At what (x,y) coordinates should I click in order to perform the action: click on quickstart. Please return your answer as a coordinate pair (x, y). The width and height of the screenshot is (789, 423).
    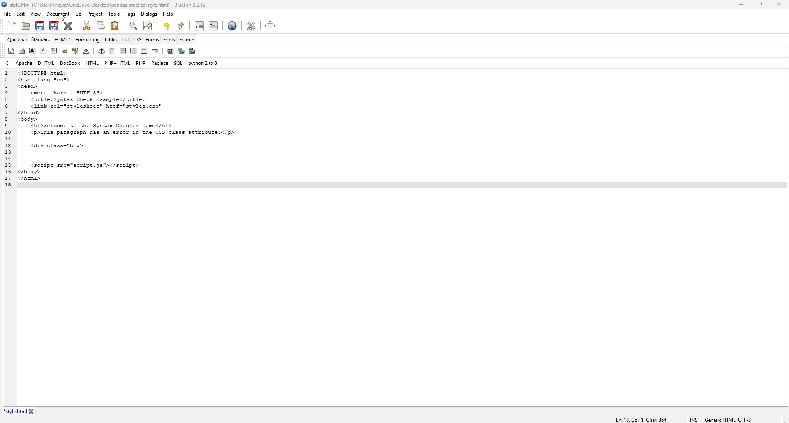
    Looking at the image, I should click on (12, 51).